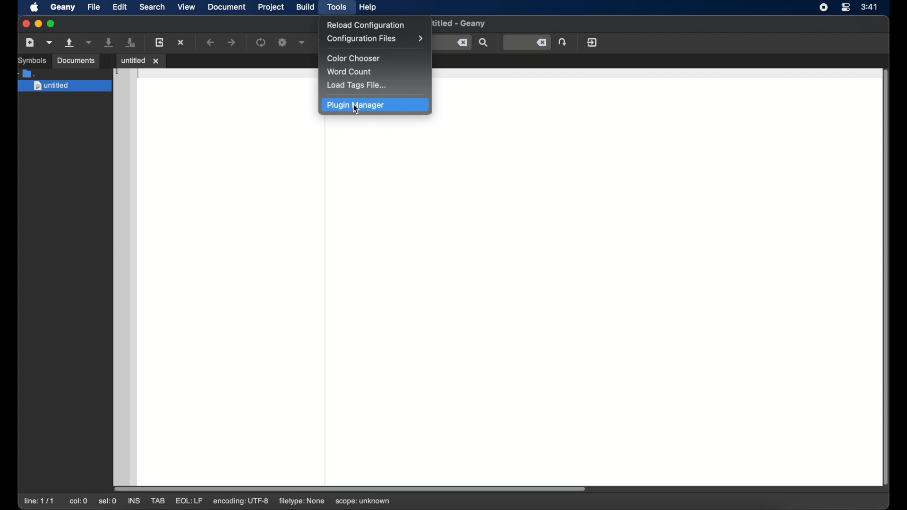  Describe the element at coordinates (358, 85) in the screenshot. I see `load tags file` at that location.